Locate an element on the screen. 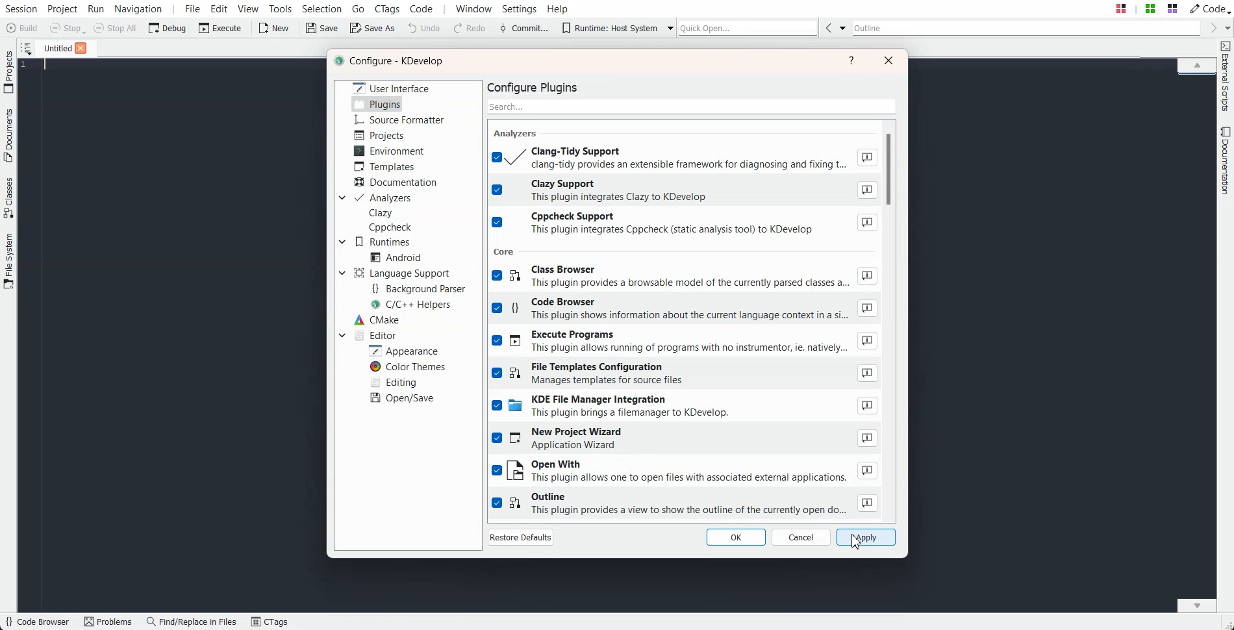  Classes is located at coordinates (9, 197).